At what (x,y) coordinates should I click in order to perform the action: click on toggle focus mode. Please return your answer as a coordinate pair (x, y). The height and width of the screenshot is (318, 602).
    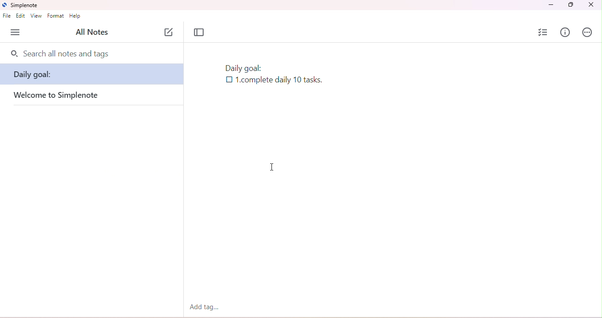
    Looking at the image, I should click on (199, 33).